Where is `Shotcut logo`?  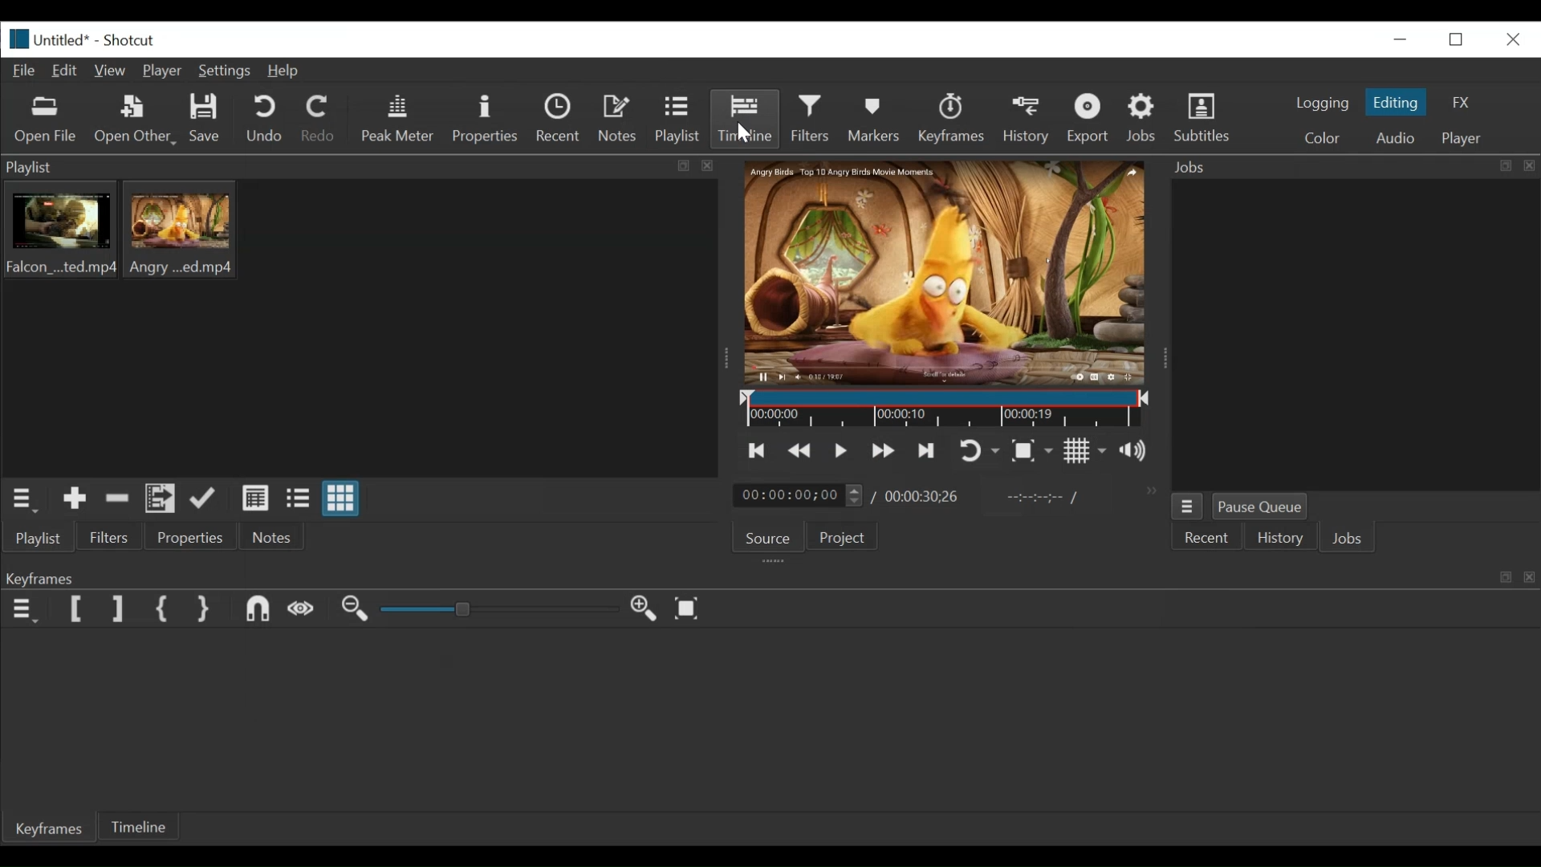
Shotcut logo is located at coordinates (15, 37).